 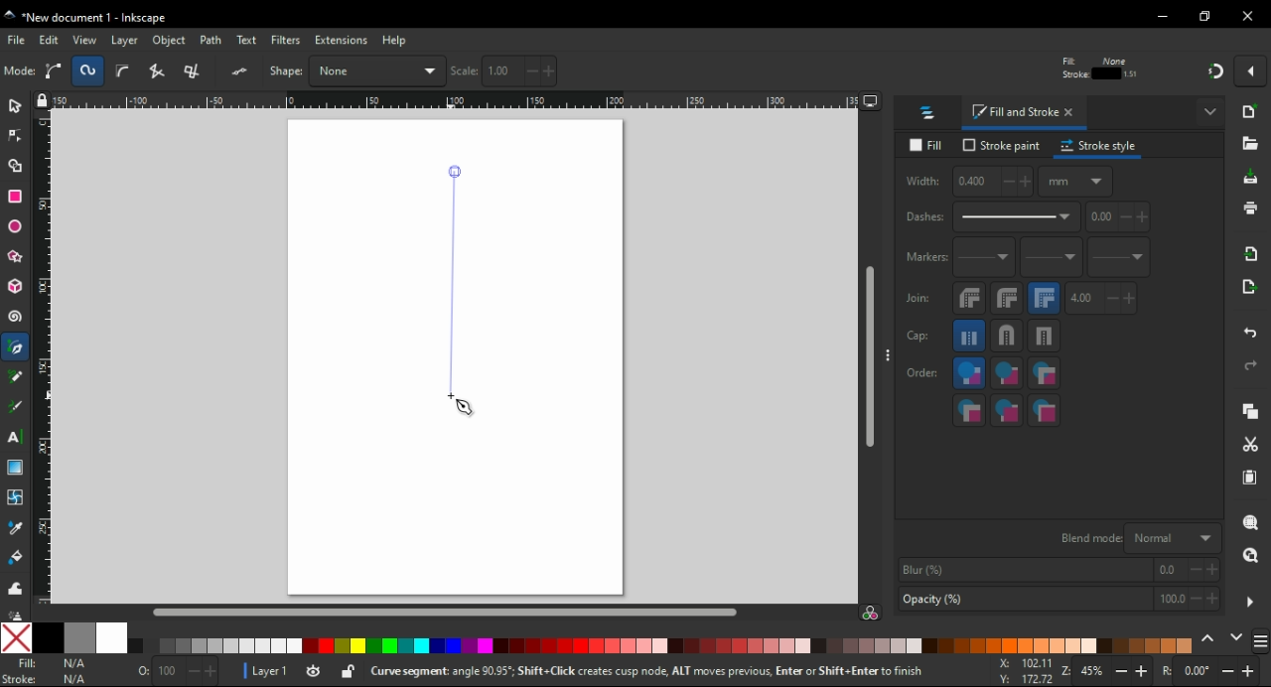 I want to click on order, so click(x=922, y=371).